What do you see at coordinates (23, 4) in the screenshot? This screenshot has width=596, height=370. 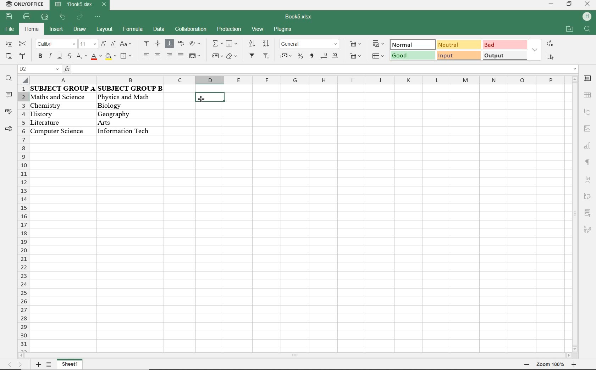 I see `system name` at bounding box center [23, 4].